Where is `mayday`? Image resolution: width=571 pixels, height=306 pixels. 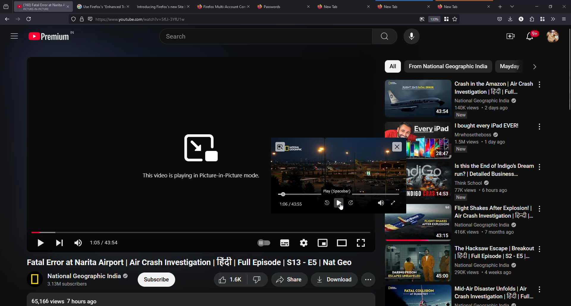
mayday is located at coordinates (509, 66).